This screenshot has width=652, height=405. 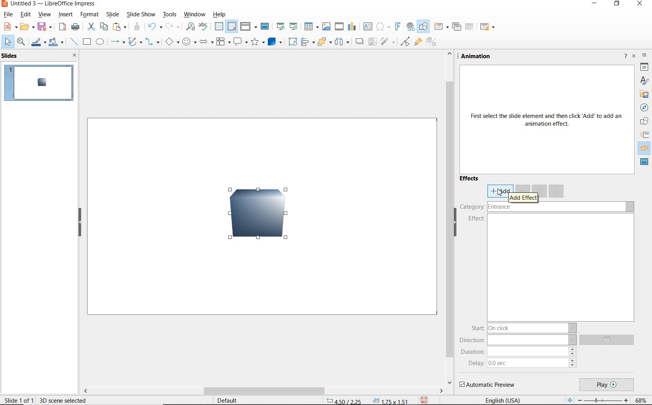 What do you see at coordinates (9, 14) in the screenshot?
I see `file` at bounding box center [9, 14].